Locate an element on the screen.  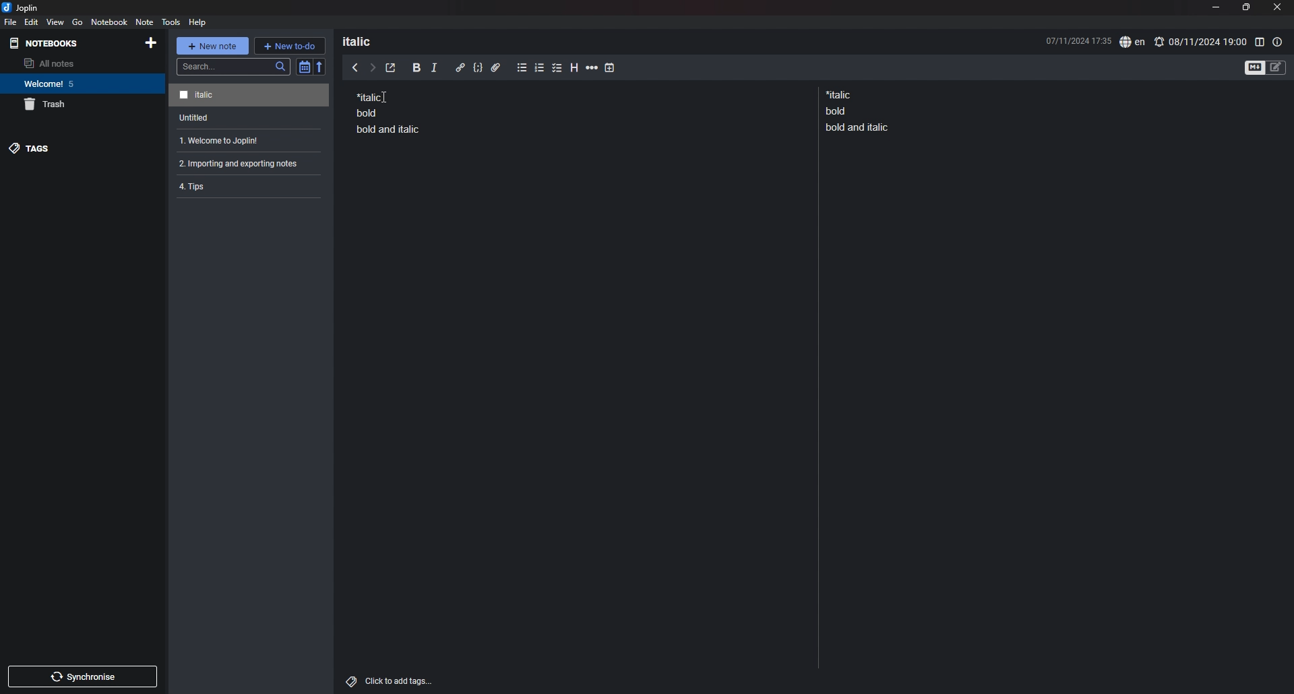
resize is located at coordinates (1245, 7).